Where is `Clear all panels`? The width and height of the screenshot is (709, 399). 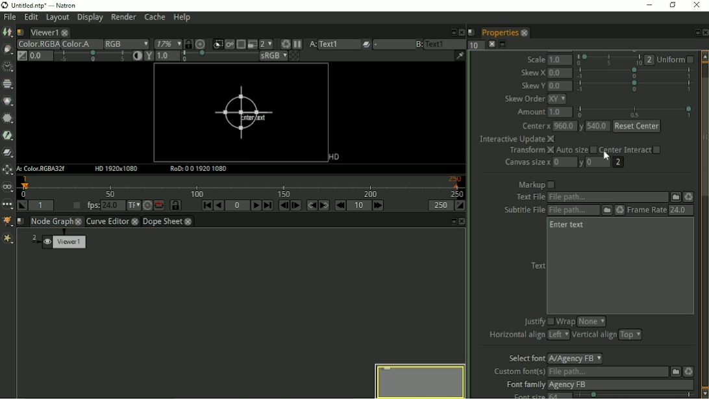
Clear all panels is located at coordinates (491, 44).